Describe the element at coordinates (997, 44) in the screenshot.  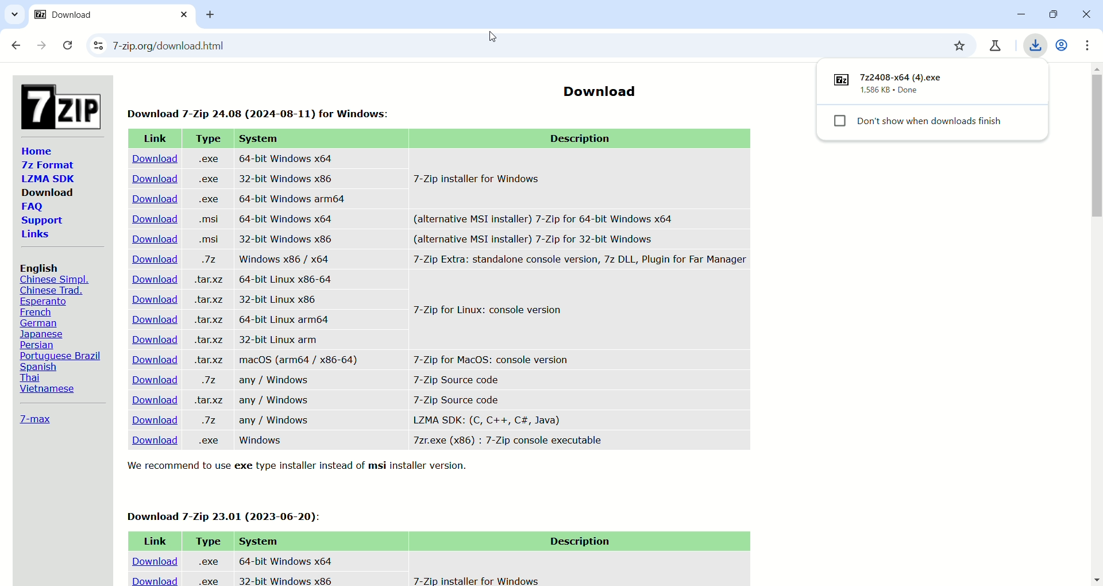
I see `chrome labs` at that location.